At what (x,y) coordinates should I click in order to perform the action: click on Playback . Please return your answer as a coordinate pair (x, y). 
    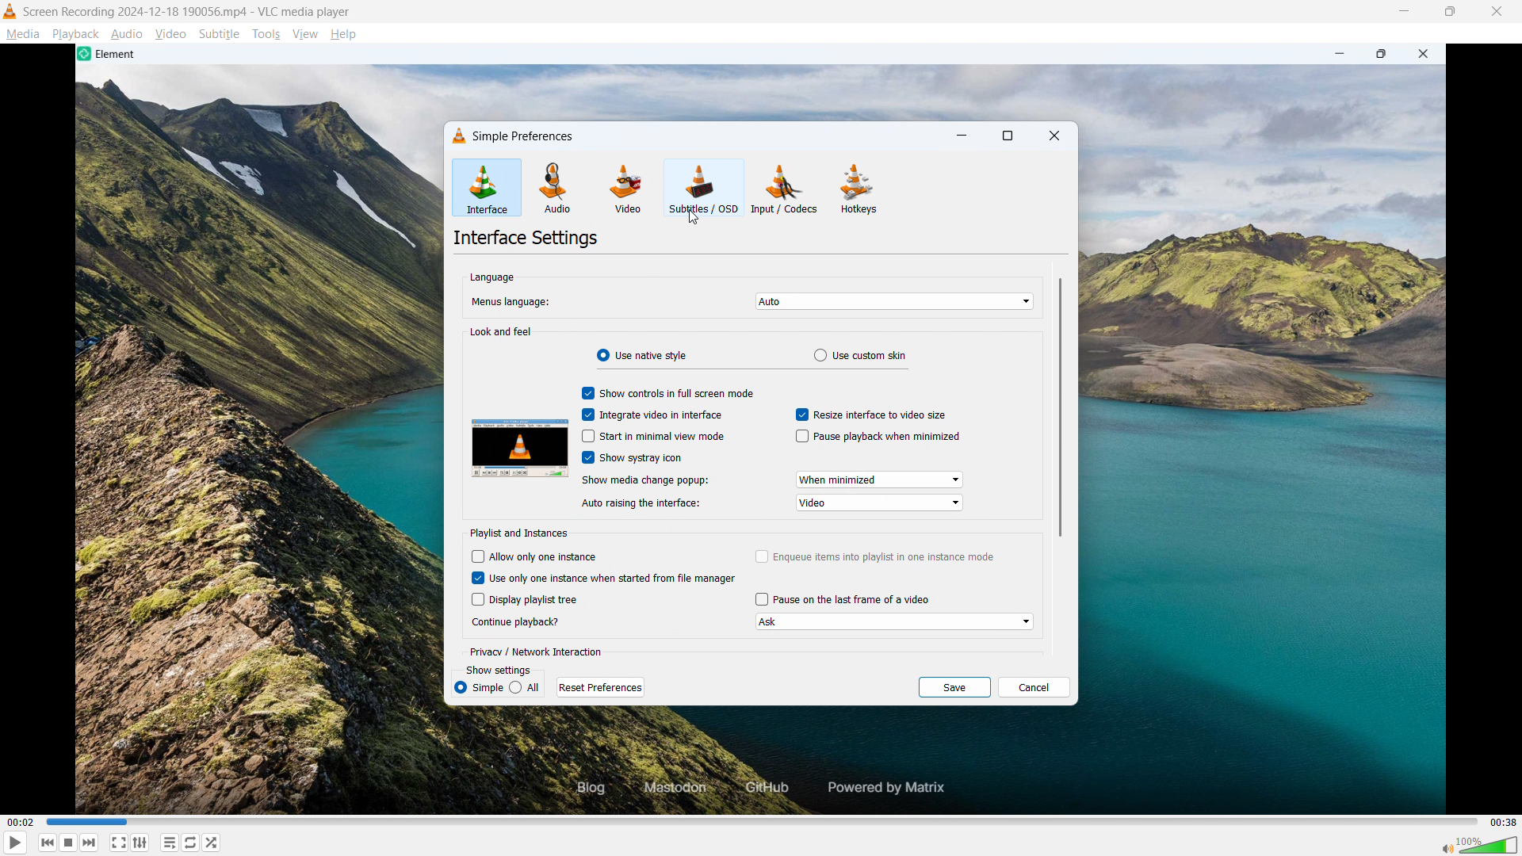
    Looking at the image, I should click on (76, 35).